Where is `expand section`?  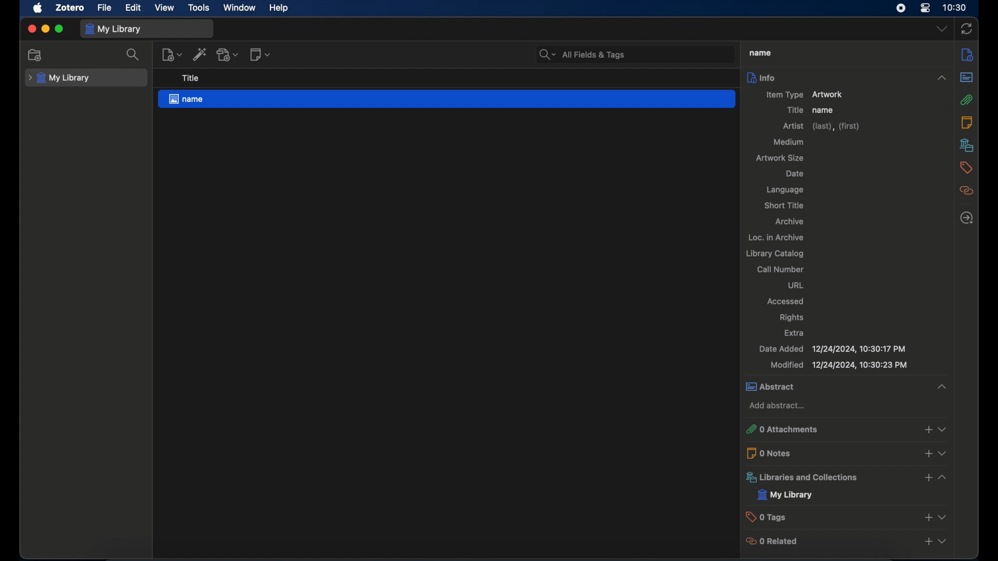
expand section is located at coordinates (948, 517).